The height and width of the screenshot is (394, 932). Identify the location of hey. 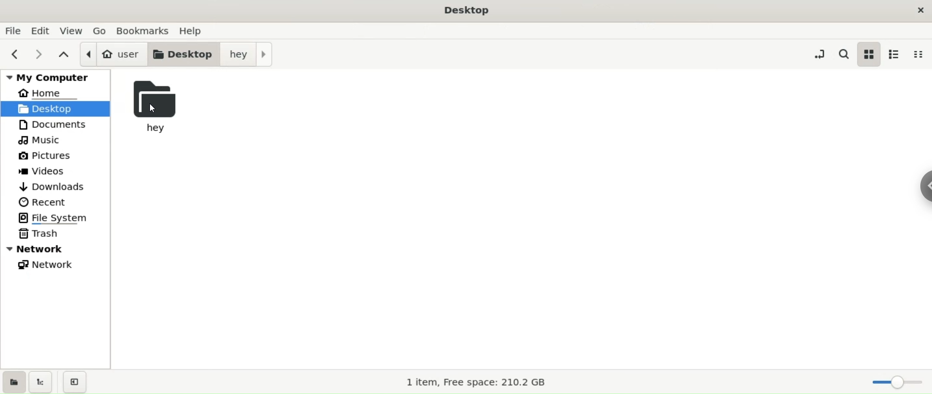
(245, 55).